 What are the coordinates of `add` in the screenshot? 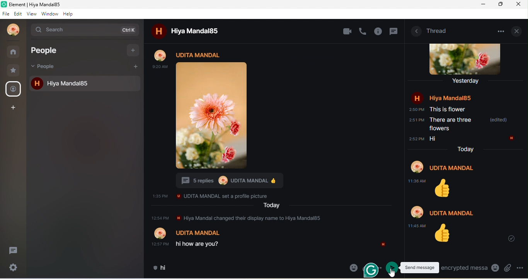 It's located at (136, 66).